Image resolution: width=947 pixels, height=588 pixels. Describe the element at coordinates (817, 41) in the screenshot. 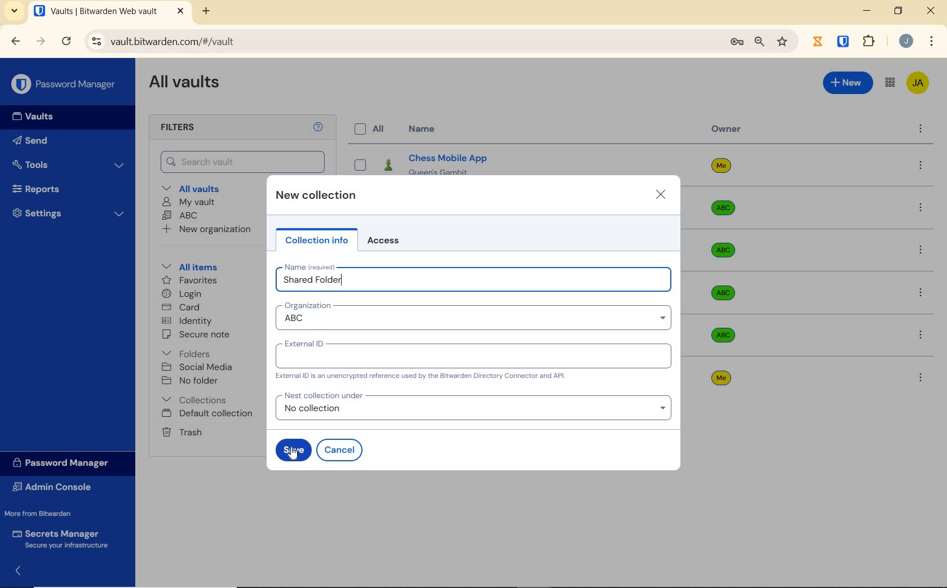

I see `jibble extension` at that location.